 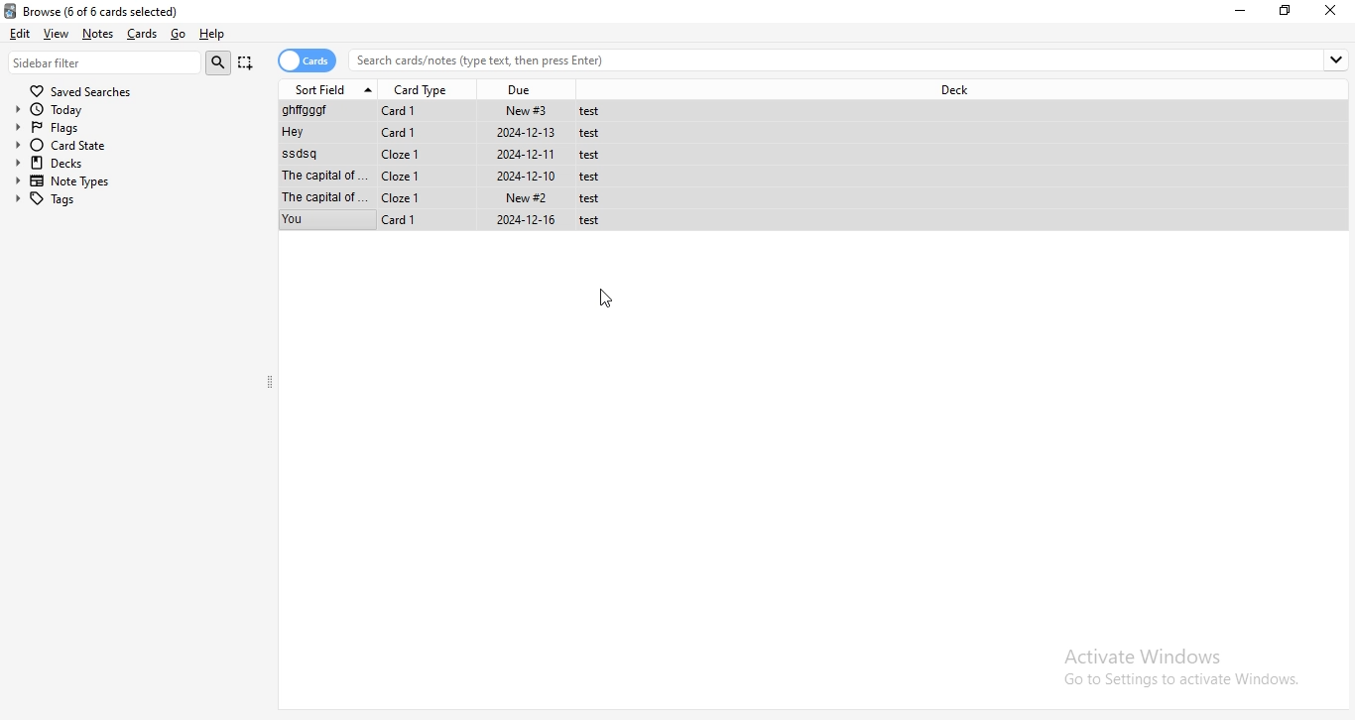 I want to click on collapse, so click(x=271, y=384).